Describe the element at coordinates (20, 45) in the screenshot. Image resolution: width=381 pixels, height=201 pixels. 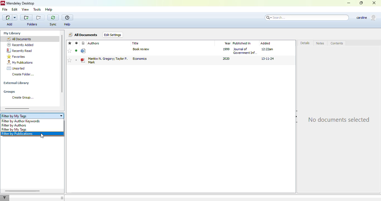
I see `recently added` at that location.